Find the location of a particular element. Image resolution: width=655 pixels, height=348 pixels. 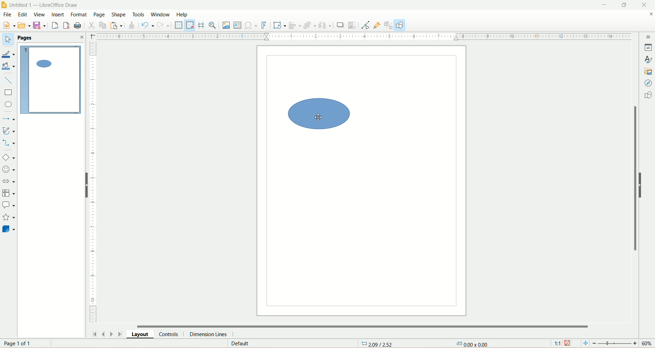

scale bar is located at coordinates (93, 183).